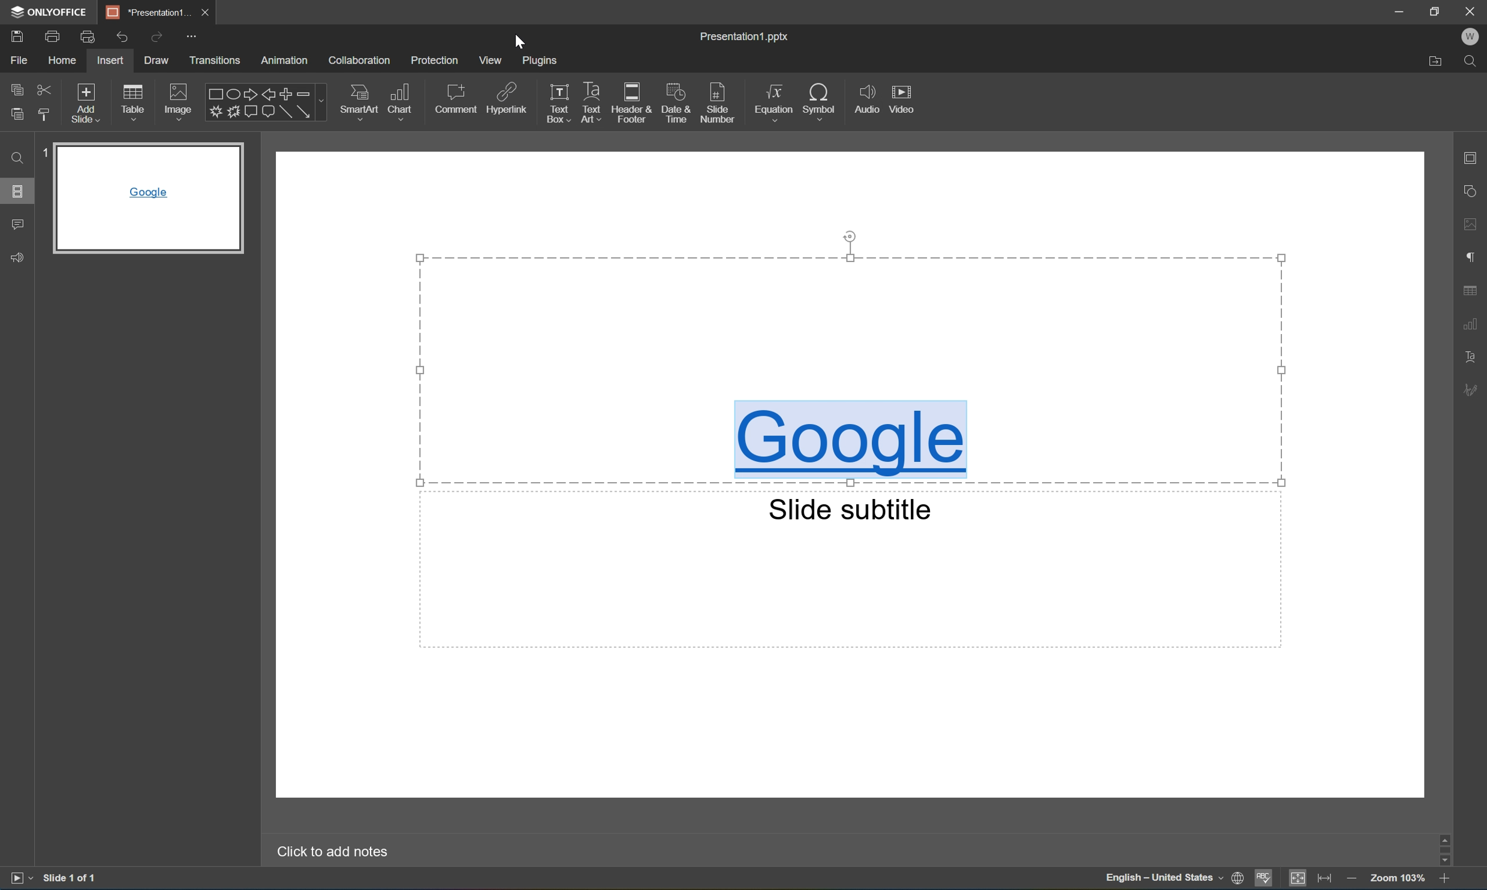  What do you see at coordinates (135, 104) in the screenshot?
I see `Table` at bounding box center [135, 104].